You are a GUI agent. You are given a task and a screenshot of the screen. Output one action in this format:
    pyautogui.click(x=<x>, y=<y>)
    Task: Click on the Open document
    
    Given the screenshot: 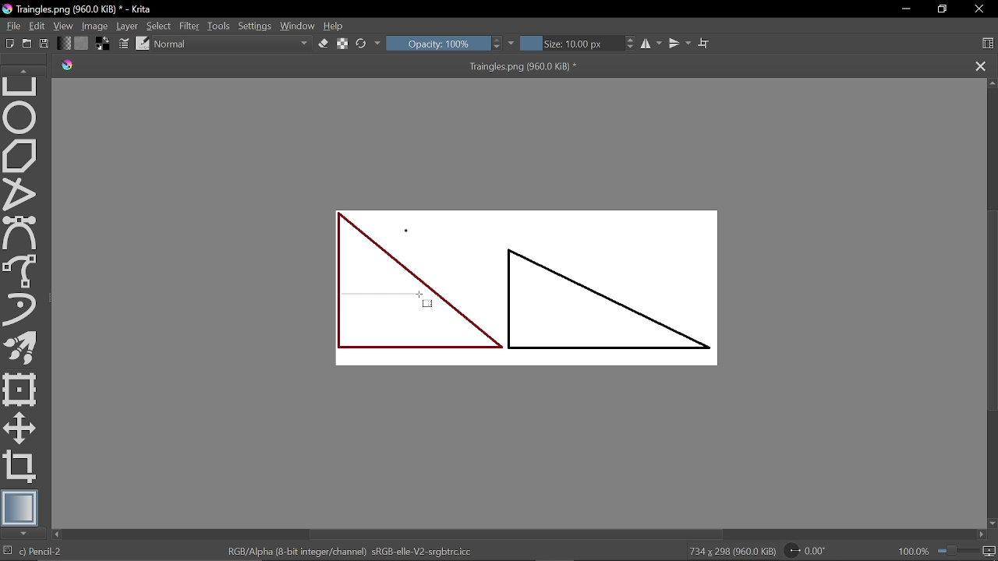 What is the action you would take?
    pyautogui.click(x=29, y=43)
    